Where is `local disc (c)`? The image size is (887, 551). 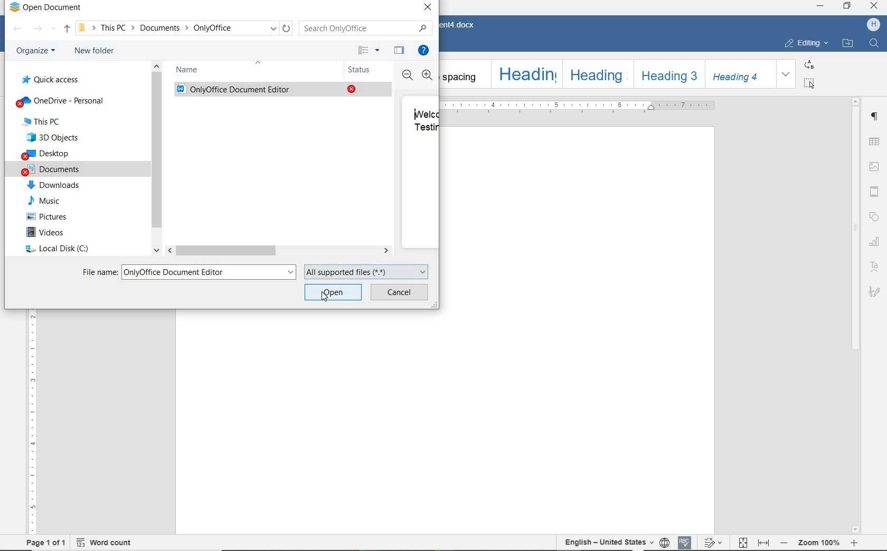 local disc (c) is located at coordinates (50, 250).